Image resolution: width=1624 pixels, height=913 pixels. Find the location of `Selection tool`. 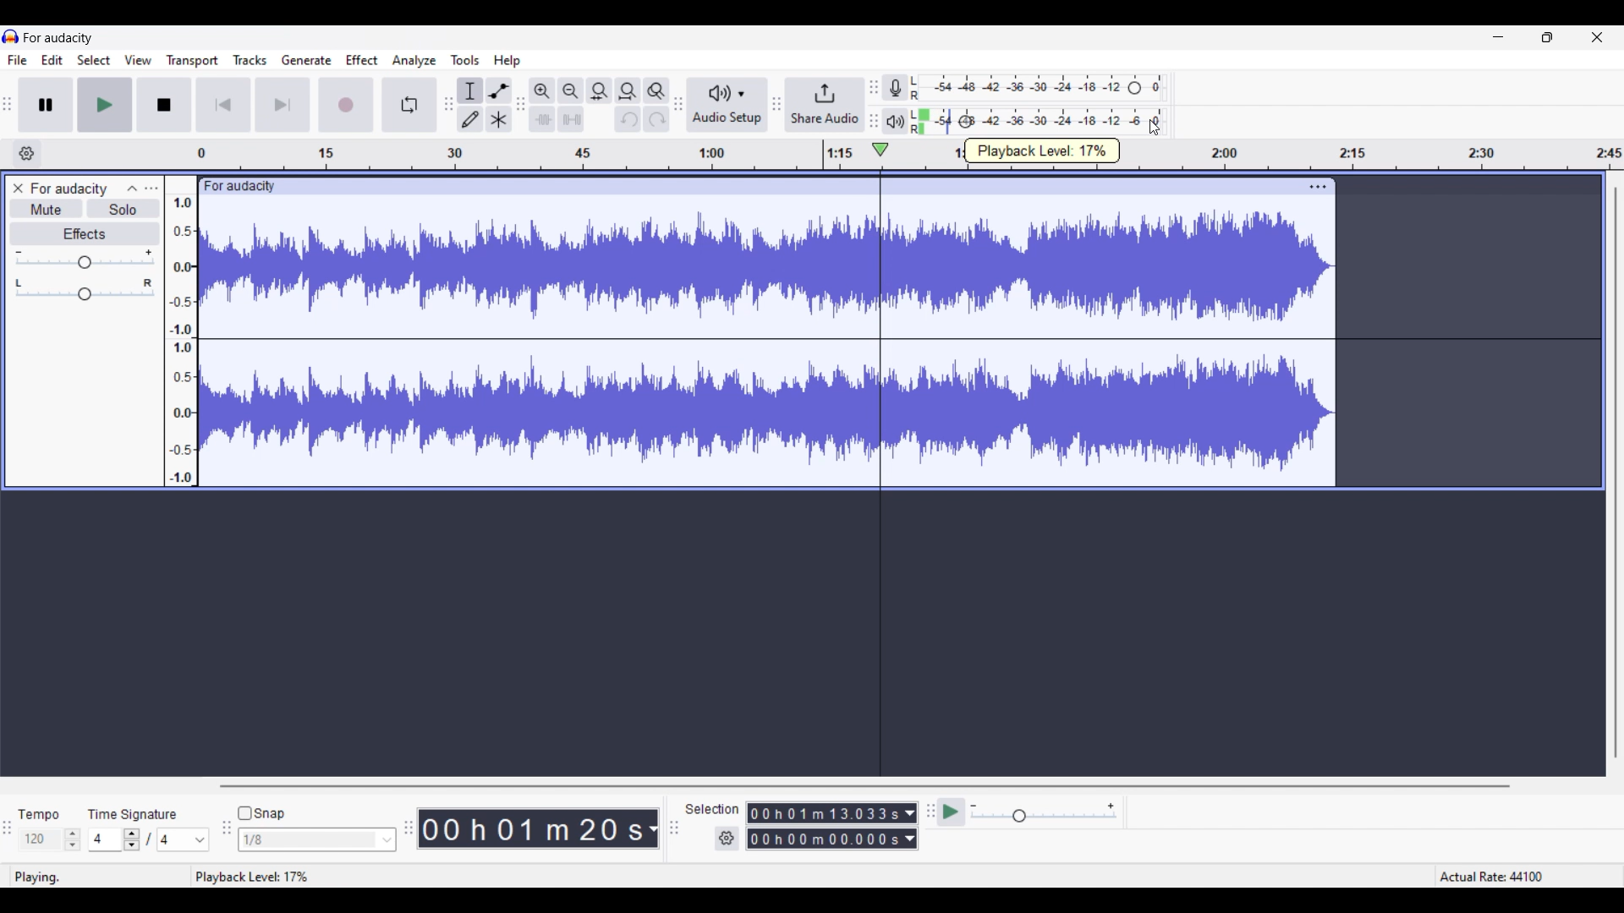

Selection tool is located at coordinates (470, 90).